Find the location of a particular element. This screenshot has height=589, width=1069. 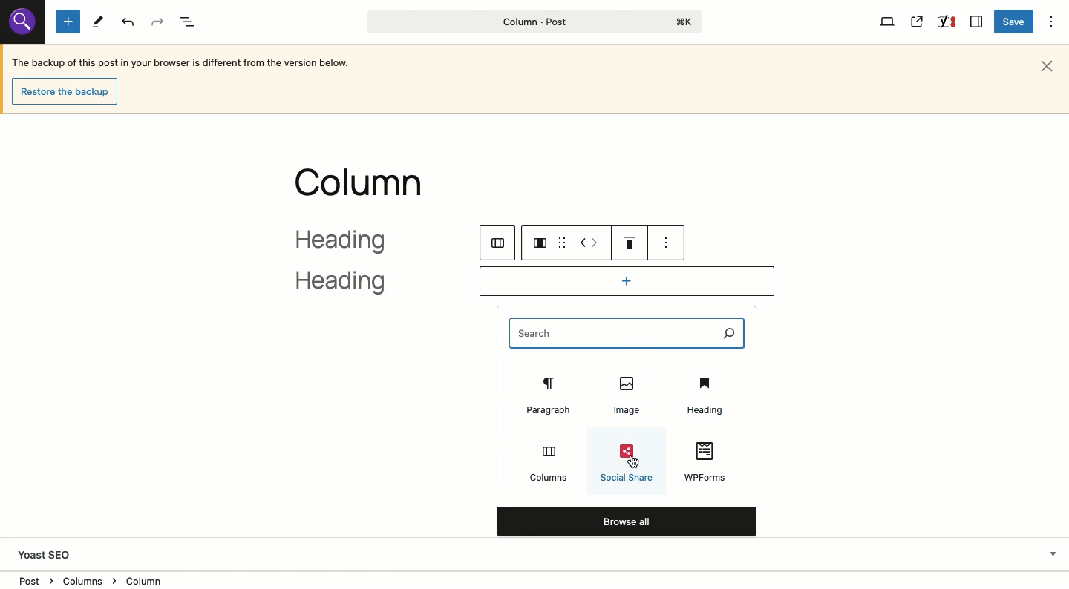

columns is located at coordinates (494, 241).